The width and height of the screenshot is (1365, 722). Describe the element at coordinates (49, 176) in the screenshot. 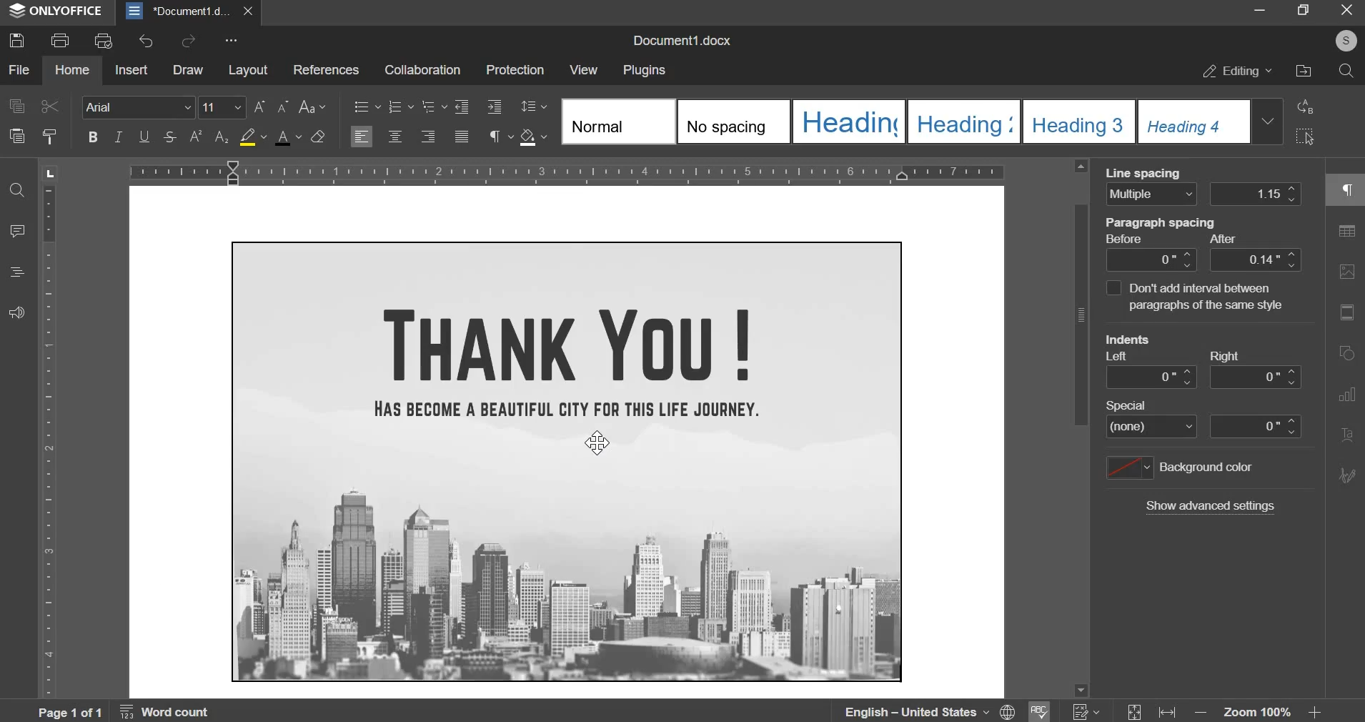

I see `tab` at that location.